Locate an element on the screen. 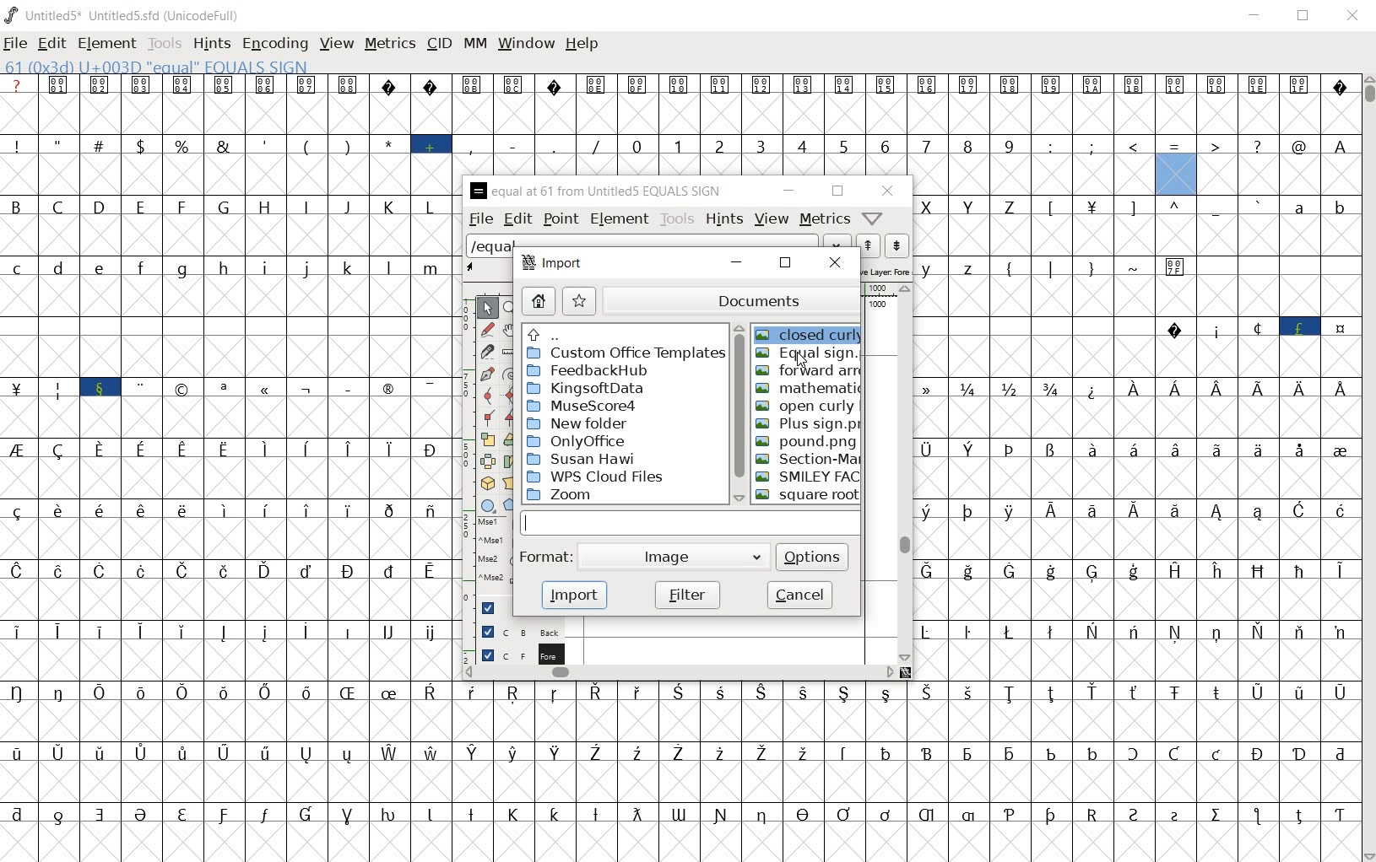 The height and width of the screenshot is (862, 1376). import is located at coordinates (553, 263).